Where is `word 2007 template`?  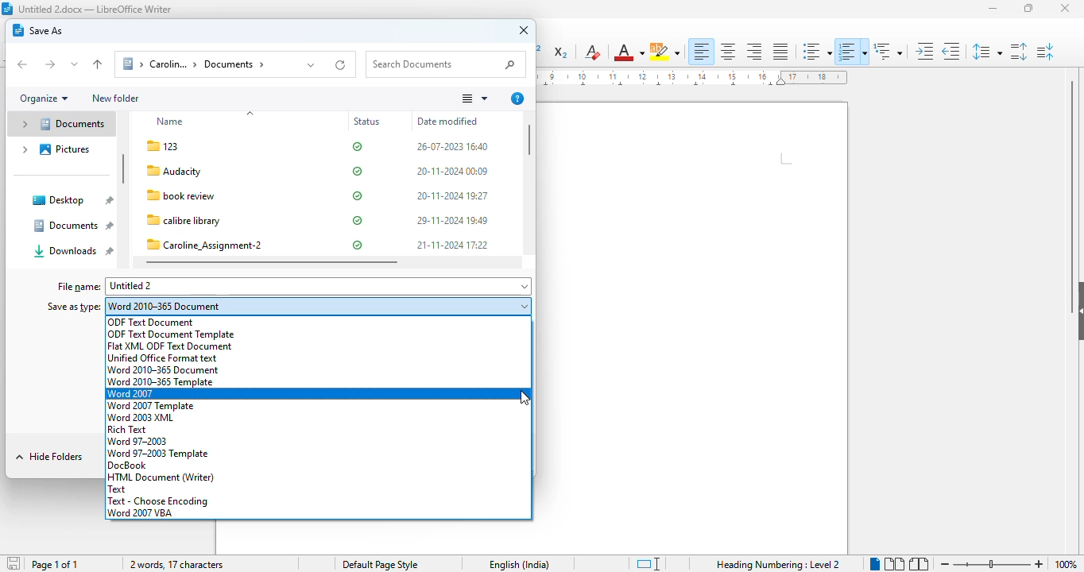 word 2007 template is located at coordinates (153, 407).